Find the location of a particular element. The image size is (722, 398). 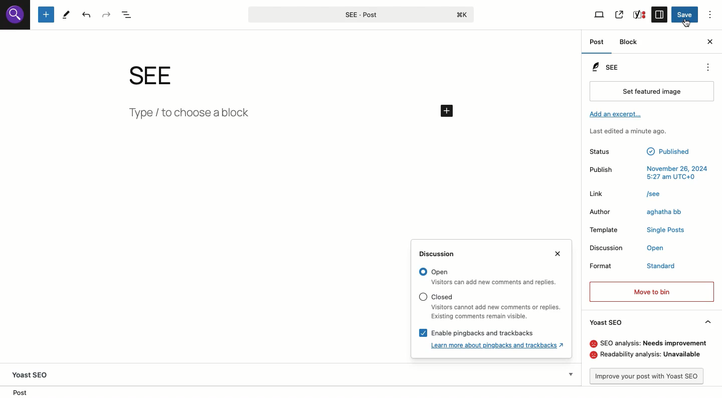

Close is located at coordinates (710, 42).